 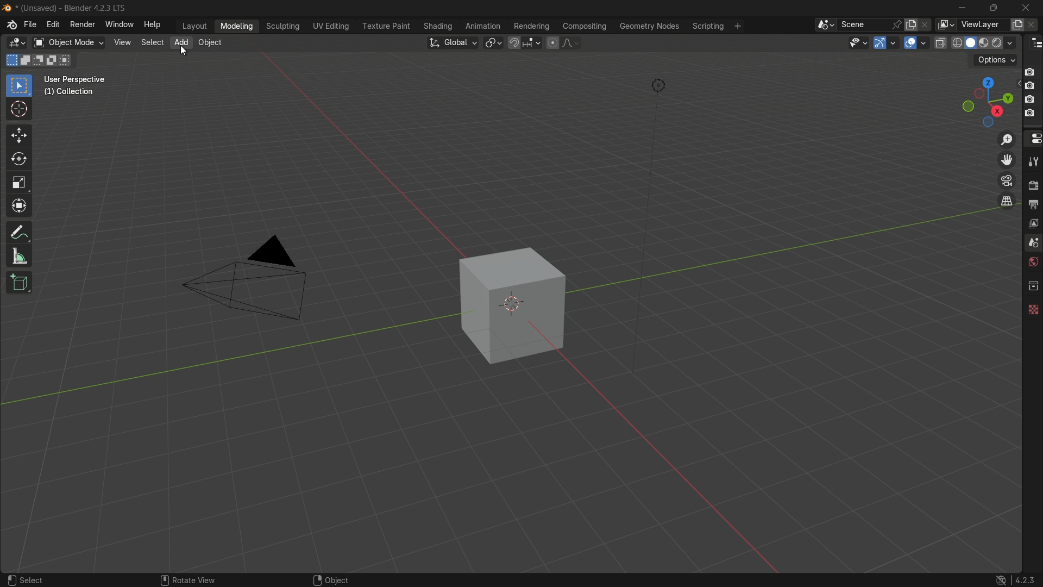 What do you see at coordinates (1032, 183) in the screenshot?
I see `render` at bounding box center [1032, 183].